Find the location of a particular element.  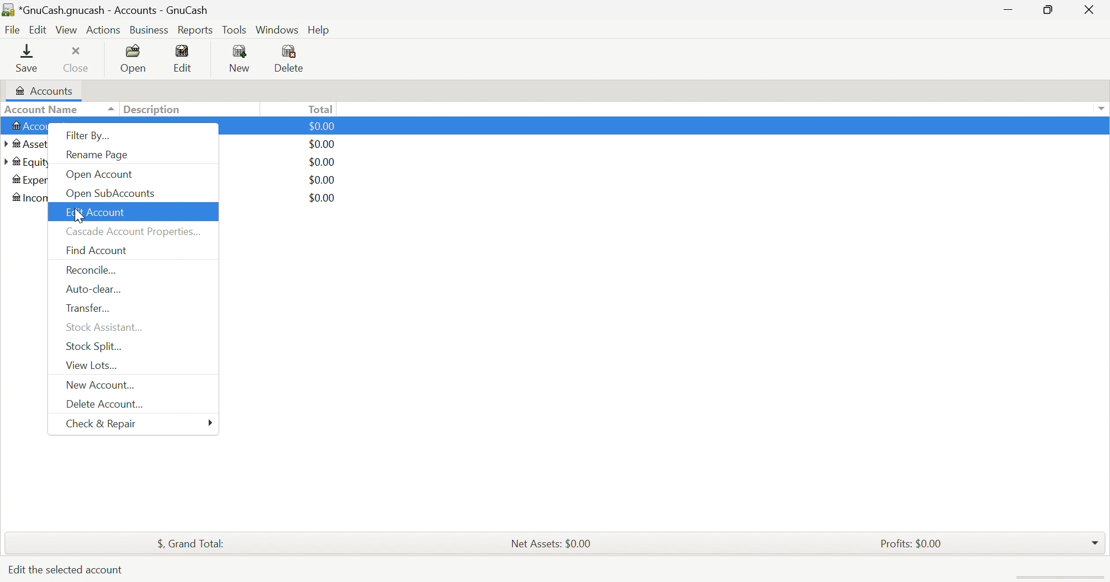

$0.00 is located at coordinates (322, 179).